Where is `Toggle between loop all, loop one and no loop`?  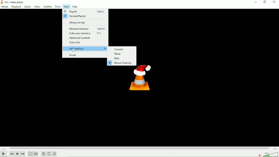
Toggle between loop all, loop one and no loop is located at coordinates (49, 154).